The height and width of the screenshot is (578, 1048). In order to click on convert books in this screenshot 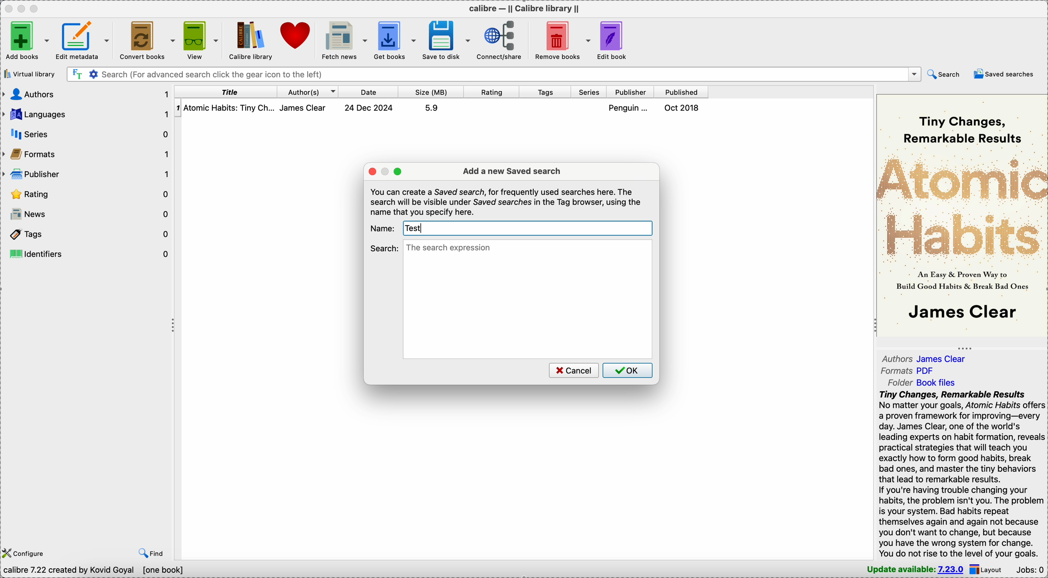, I will do `click(146, 39)`.